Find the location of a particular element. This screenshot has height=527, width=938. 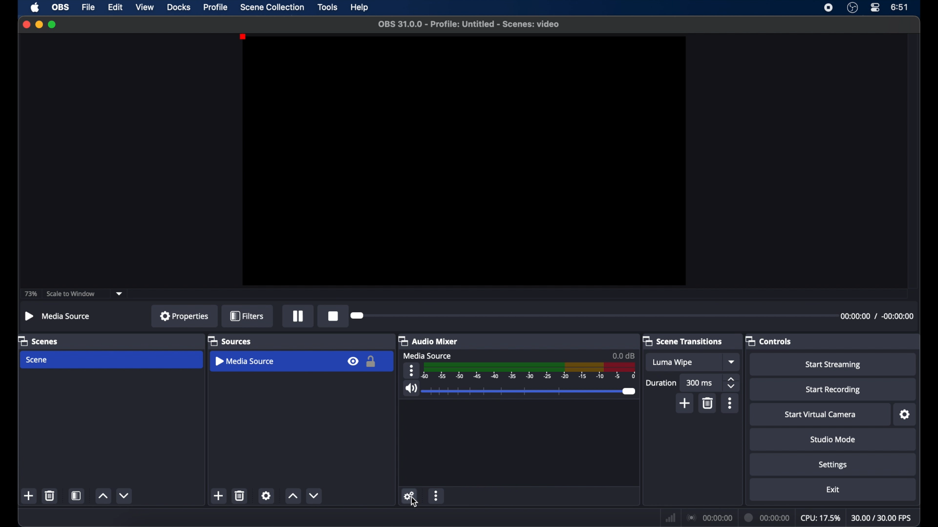

add is located at coordinates (685, 403).